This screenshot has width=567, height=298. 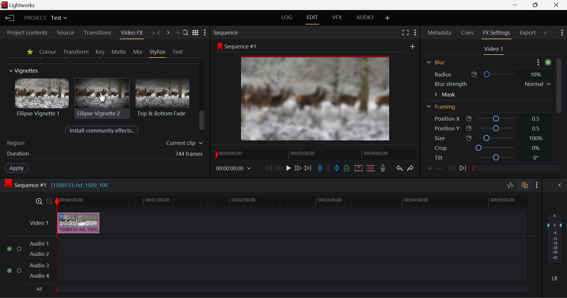 I want to click on Next Panel, so click(x=168, y=33).